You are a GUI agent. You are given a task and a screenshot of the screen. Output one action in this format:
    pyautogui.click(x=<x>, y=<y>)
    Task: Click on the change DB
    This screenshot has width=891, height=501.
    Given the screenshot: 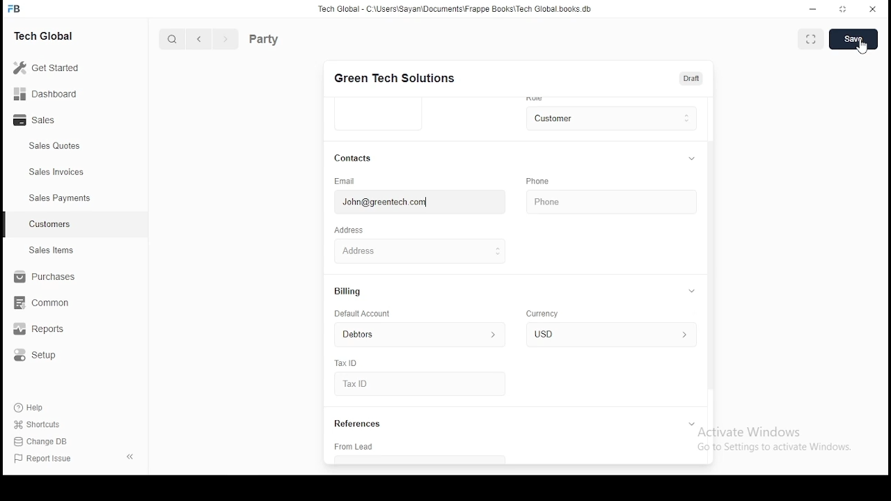 What is the action you would take?
    pyautogui.click(x=42, y=440)
    